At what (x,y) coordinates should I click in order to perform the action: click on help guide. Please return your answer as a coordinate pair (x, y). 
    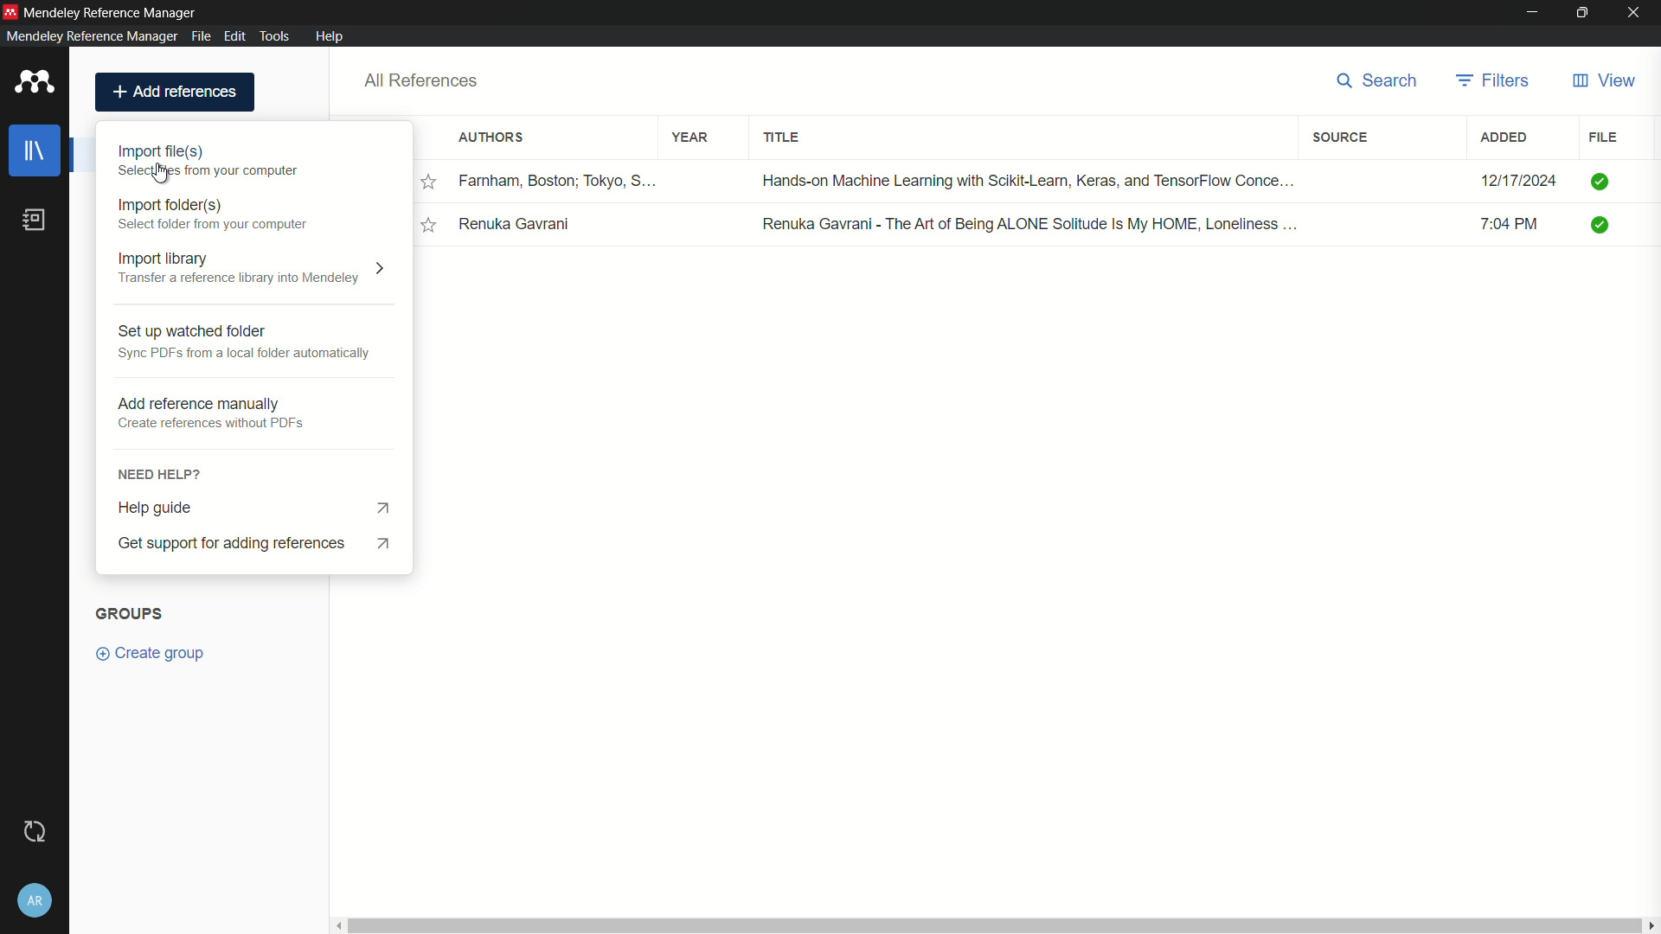
    Looking at the image, I should click on (259, 504).